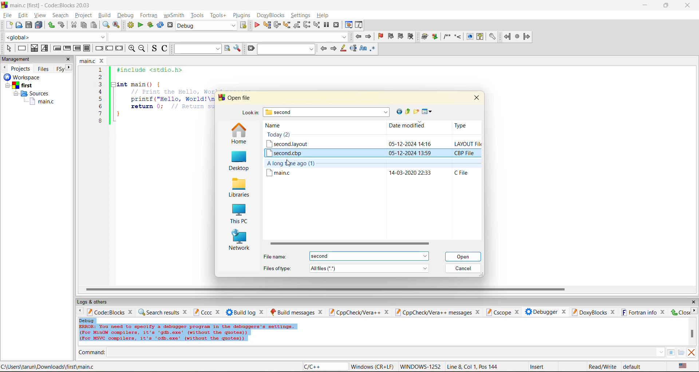 The height and width of the screenshot is (372, 699). I want to click on toggle source, so click(155, 48).